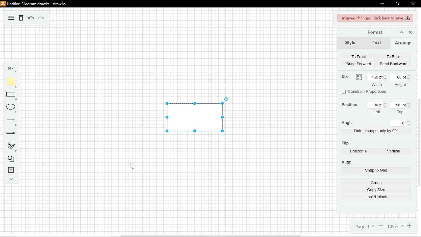 The height and width of the screenshot is (237, 421). Describe the element at coordinates (381, 225) in the screenshot. I see `zoom out` at that location.